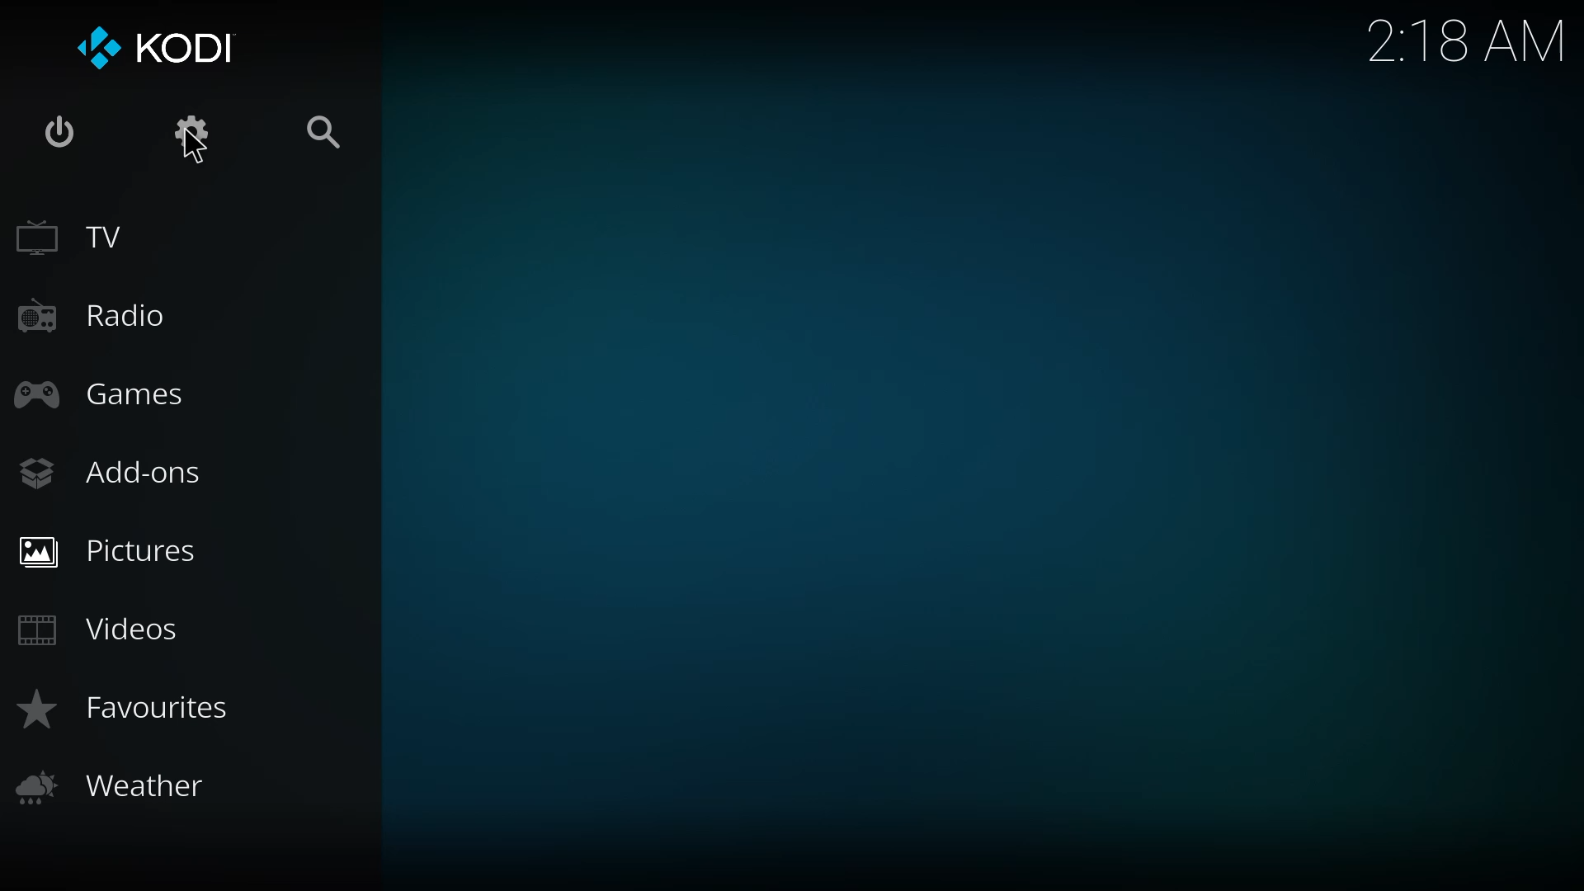 The image size is (1584, 891). I want to click on tv, so click(75, 235).